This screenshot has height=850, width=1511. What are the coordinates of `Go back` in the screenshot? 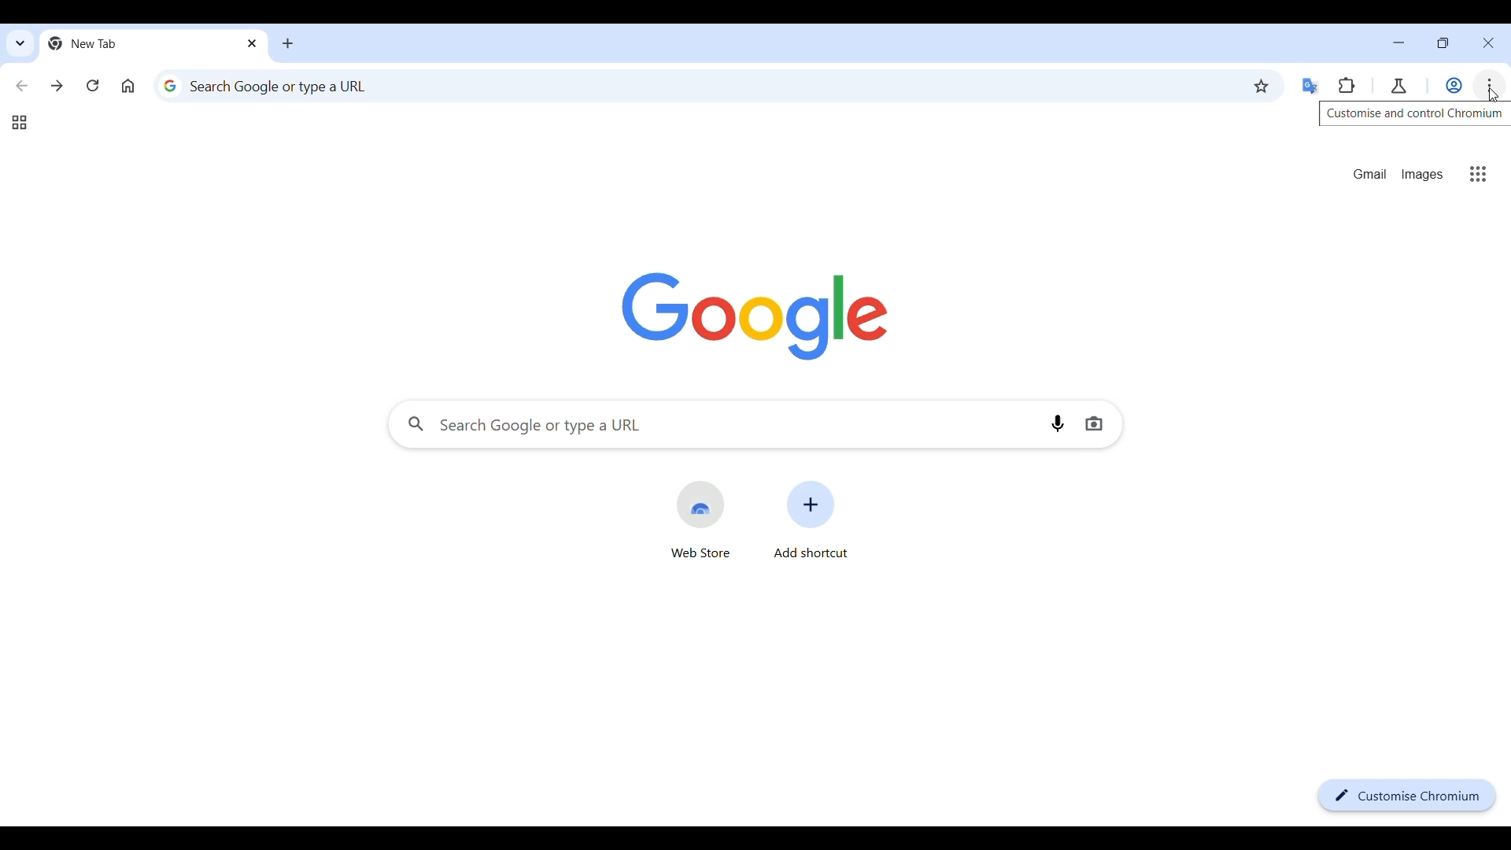 It's located at (23, 86).